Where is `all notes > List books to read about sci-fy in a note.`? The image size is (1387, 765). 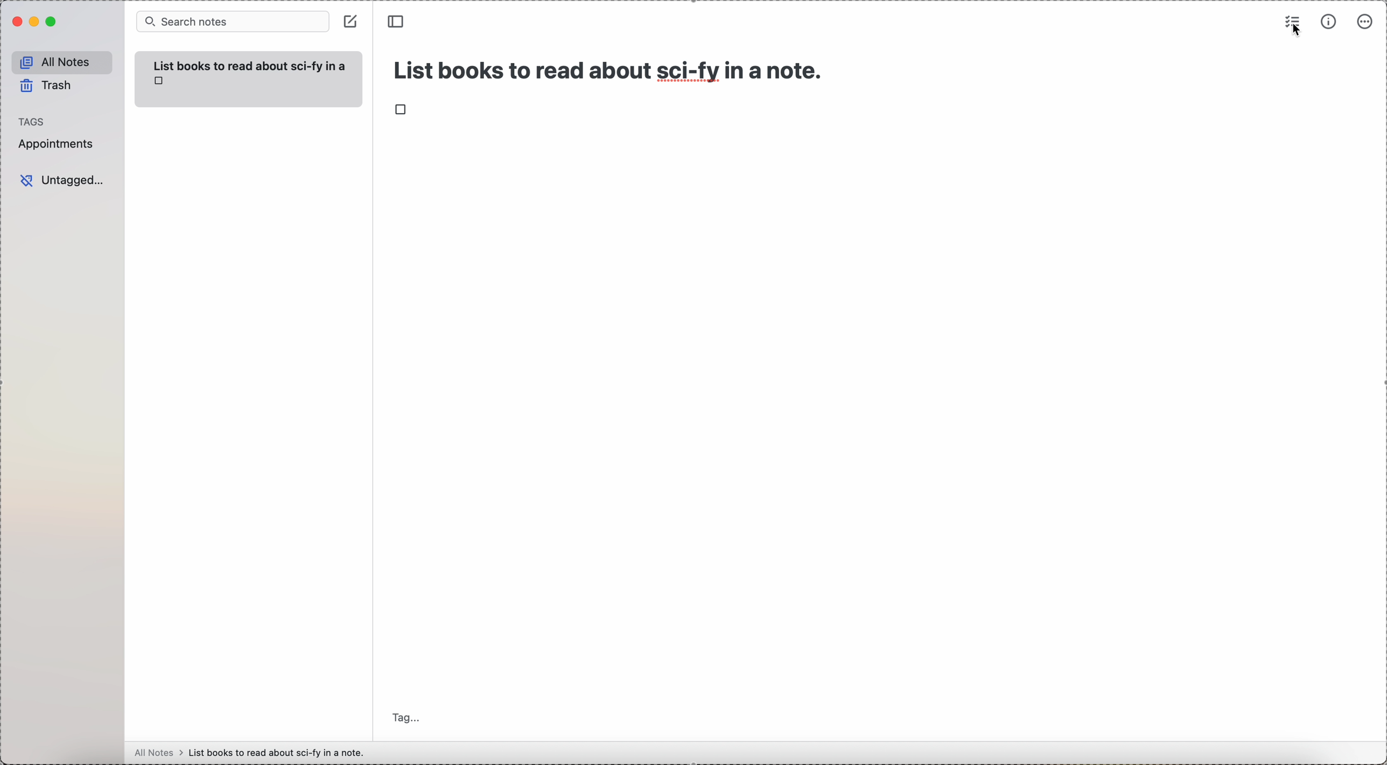 all notes > List books to read about sci-fy in a note. is located at coordinates (253, 752).